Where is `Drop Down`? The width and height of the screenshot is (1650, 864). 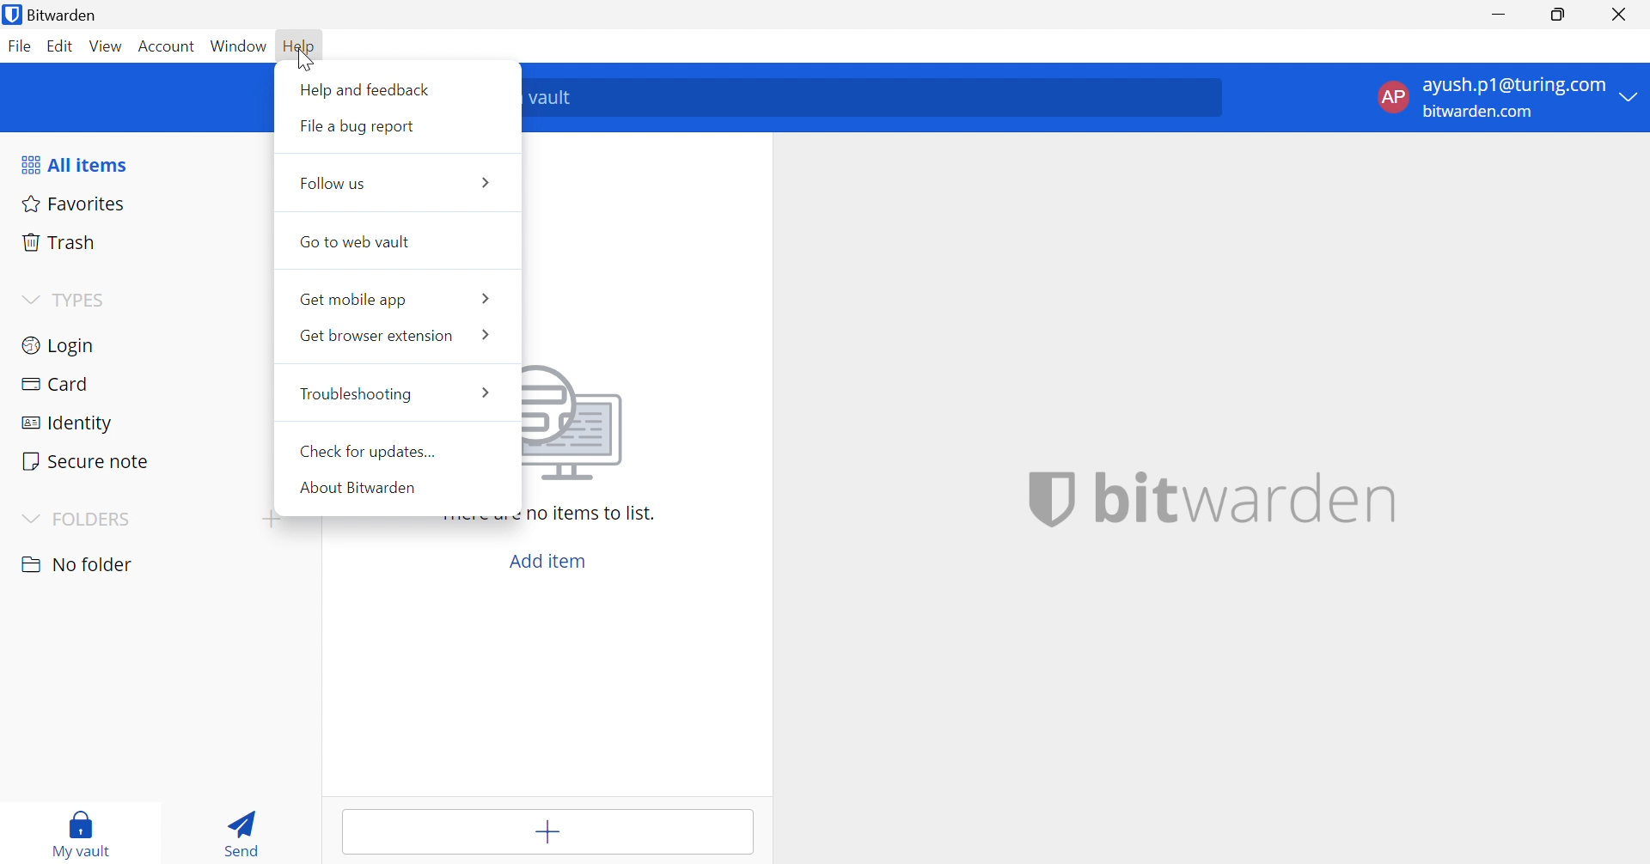
Drop Down is located at coordinates (75, 564).